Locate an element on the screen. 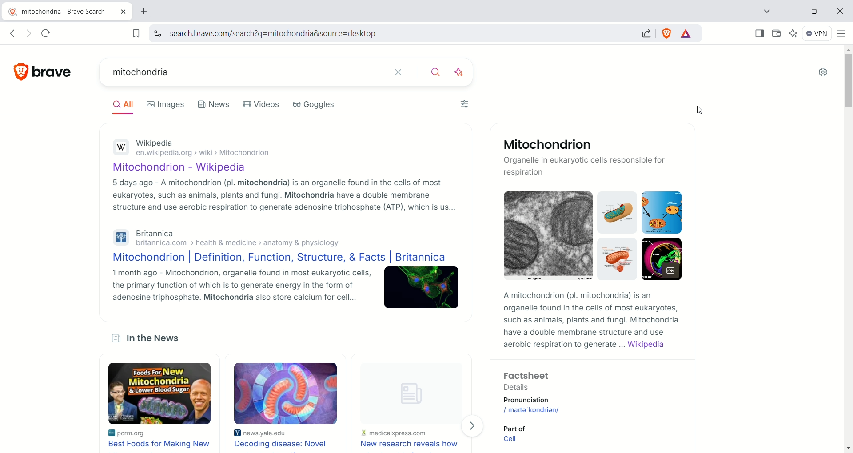  5 days ago - A mitochondrion (pl. mitochondria) is an organelle found in the cells of most
eukaryotes, such as animals, plants and fungi. Mitochondria have a double membrane
structure and use aerobic respiration to generate adenosine triphosphate (ATP), which is us... is located at coordinates (286, 197).